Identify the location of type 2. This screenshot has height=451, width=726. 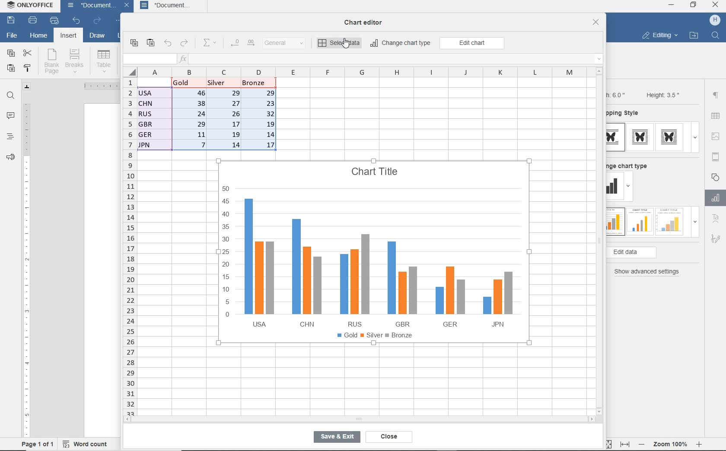
(640, 137).